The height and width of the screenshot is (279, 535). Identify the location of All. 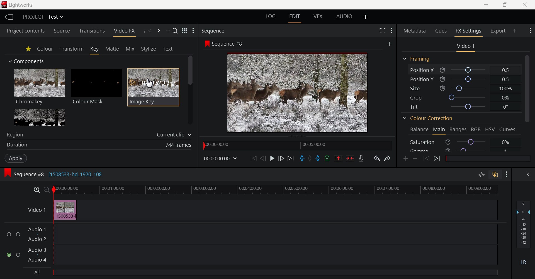
(37, 272).